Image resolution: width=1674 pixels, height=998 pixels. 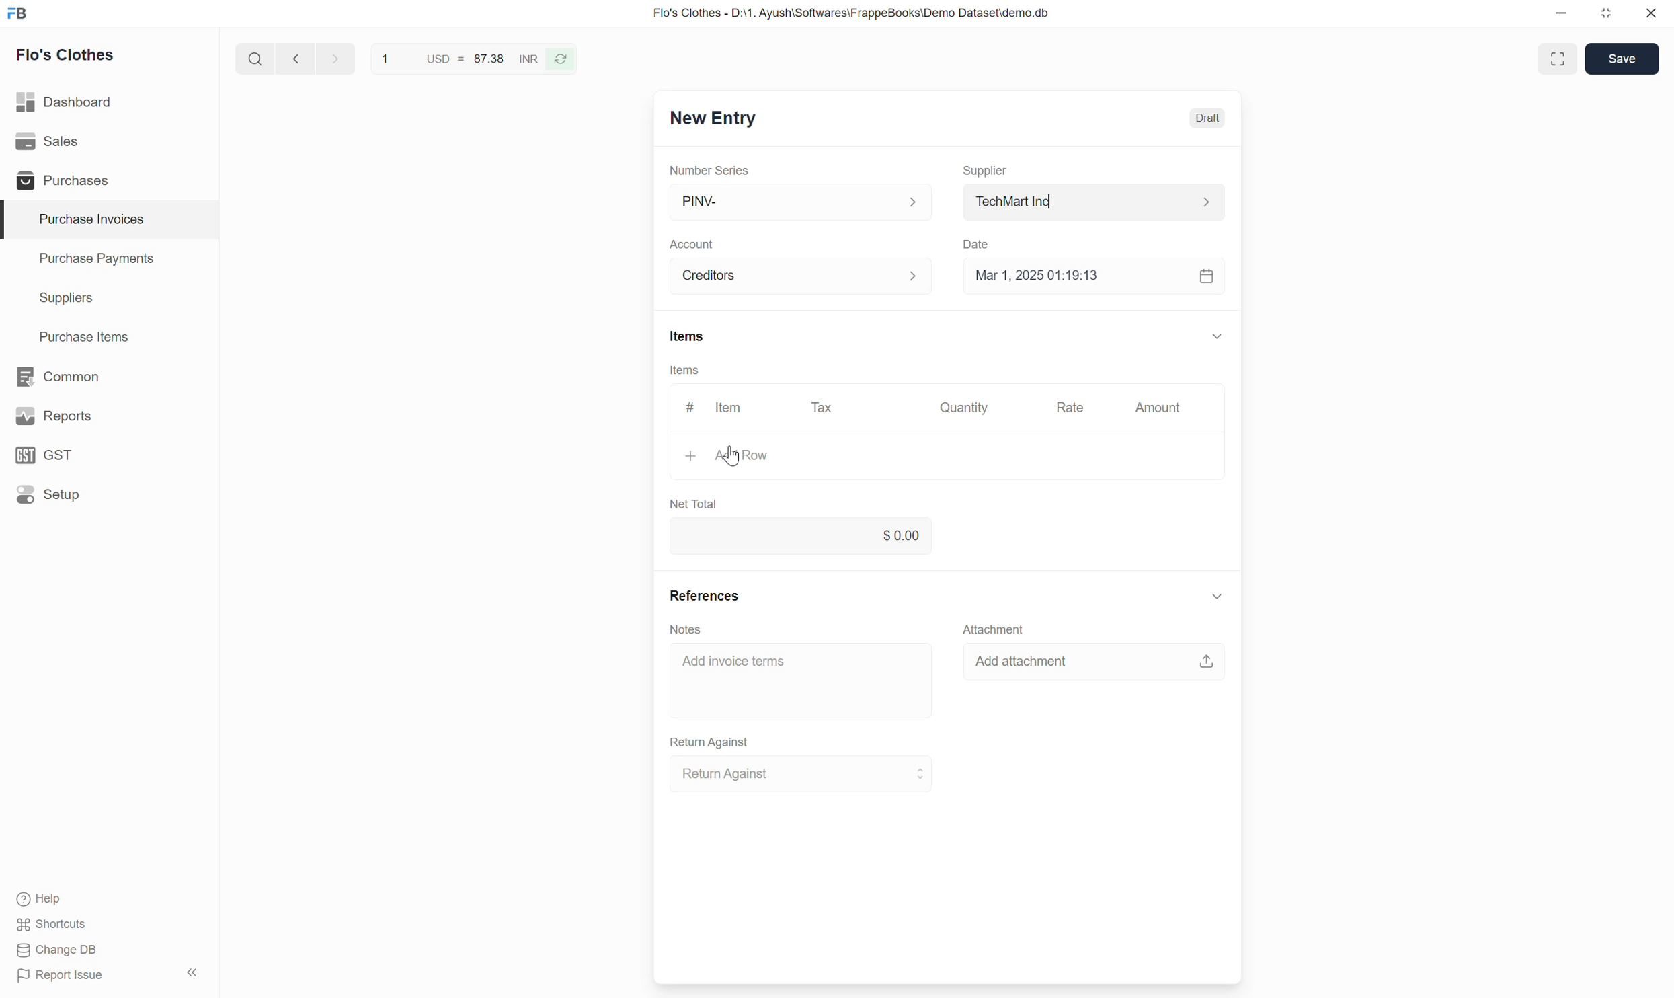 I want to click on Purchase Invoices, so click(x=83, y=219).